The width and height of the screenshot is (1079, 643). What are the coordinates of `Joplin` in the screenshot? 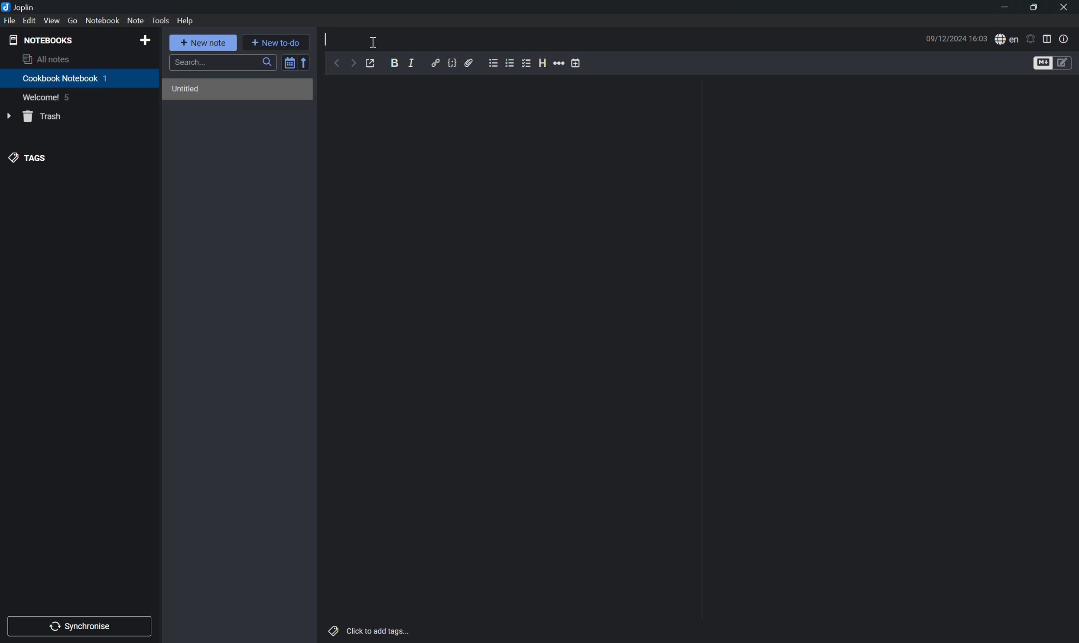 It's located at (19, 6).